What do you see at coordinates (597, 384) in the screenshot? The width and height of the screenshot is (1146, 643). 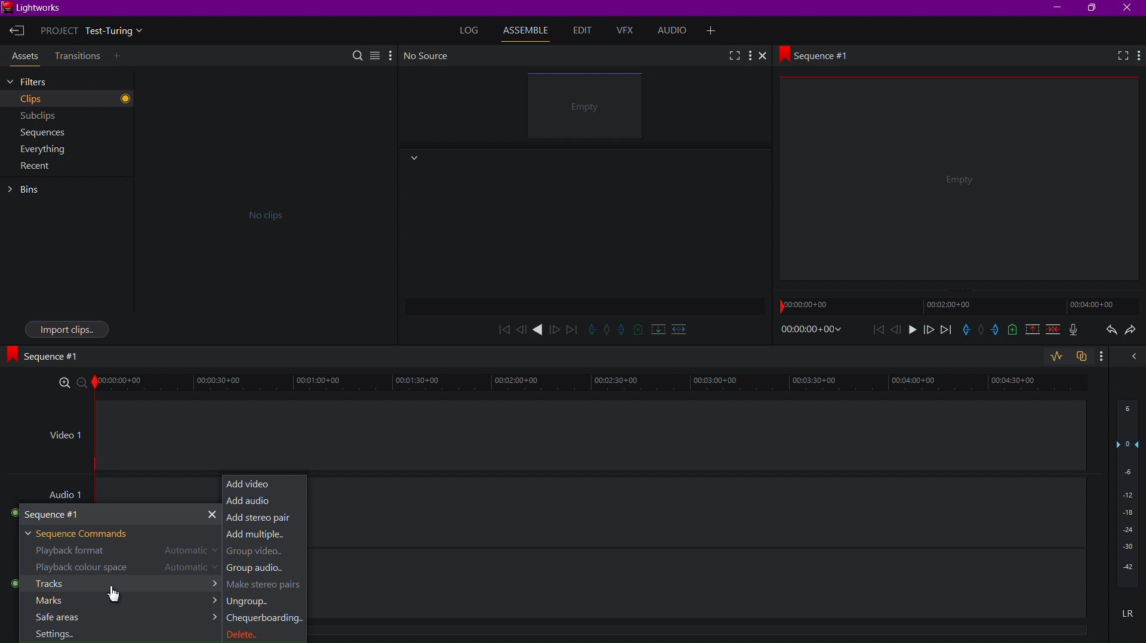 I see `Timeline` at bounding box center [597, 384].